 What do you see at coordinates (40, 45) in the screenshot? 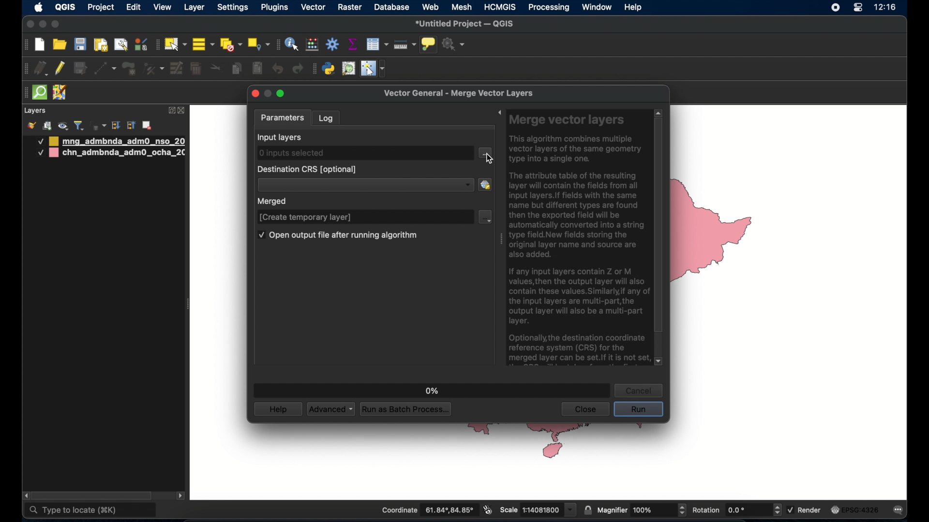
I see `create new project` at bounding box center [40, 45].